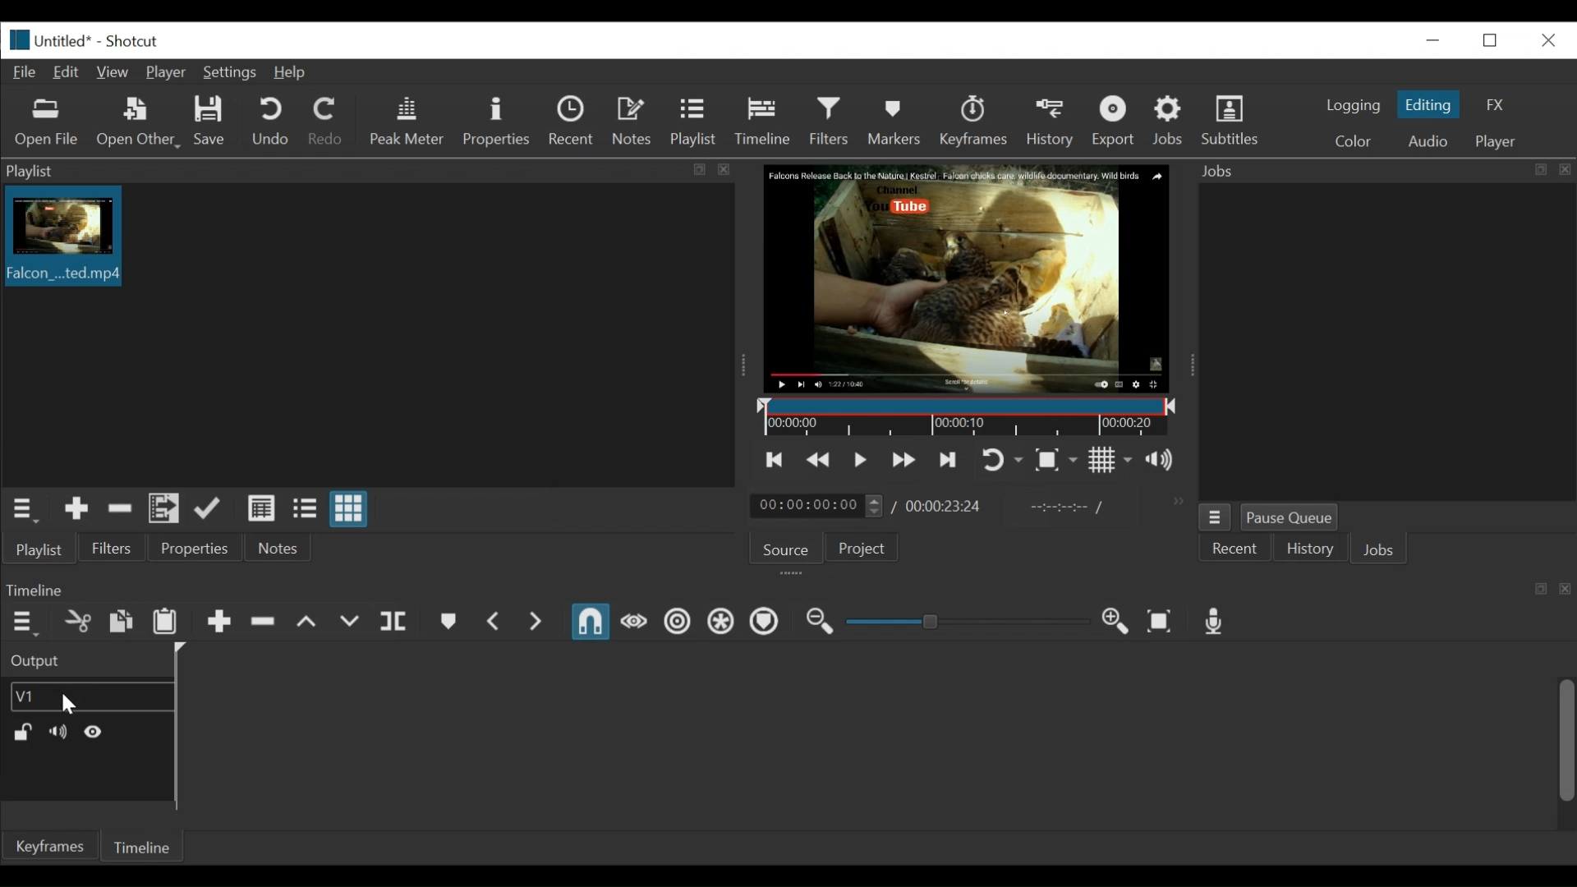 The height and width of the screenshot is (887, 1577). Describe the element at coordinates (898, 123) in the screenshot. I see `Markers` at that location.